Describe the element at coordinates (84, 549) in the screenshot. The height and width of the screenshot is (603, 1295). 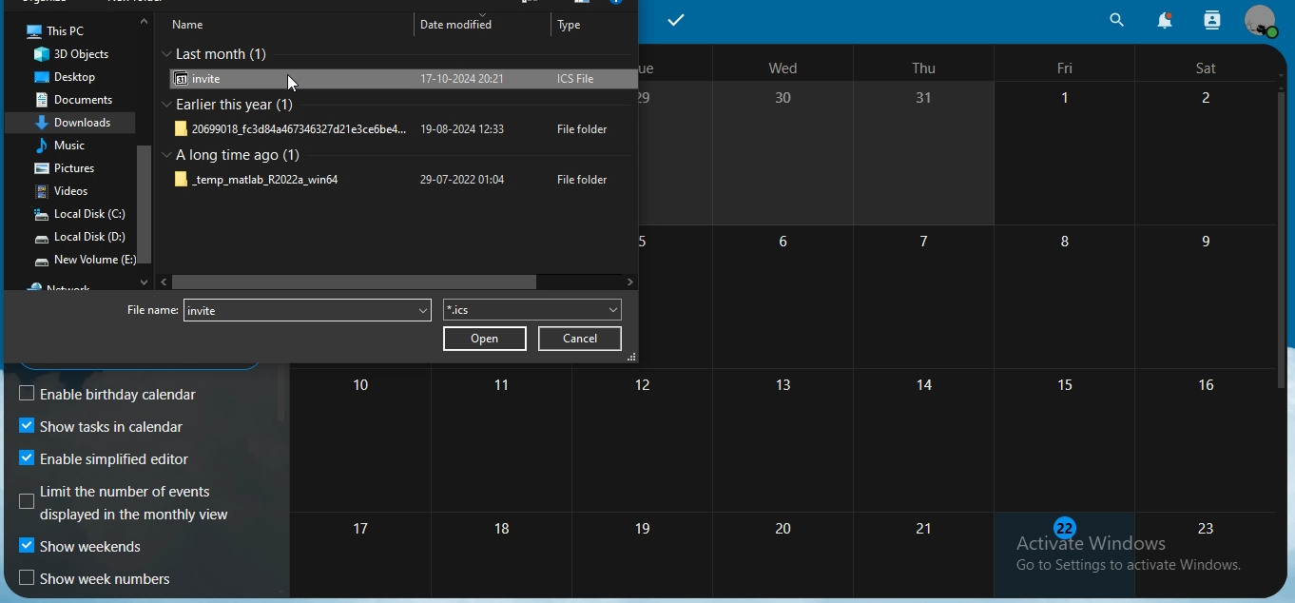
I see `show weekends` at that location.